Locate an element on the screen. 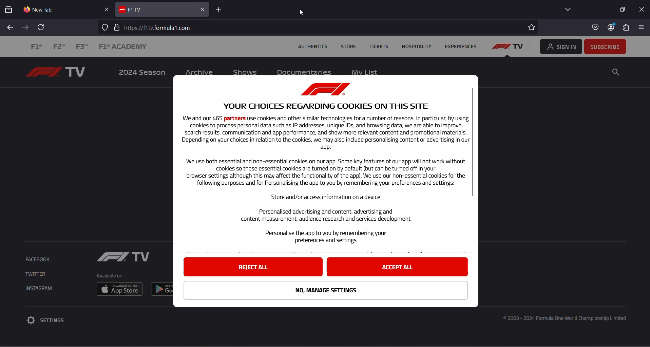 The width and height of the screenshot is (650, 347). close tab is located at coordinates (107, 9).